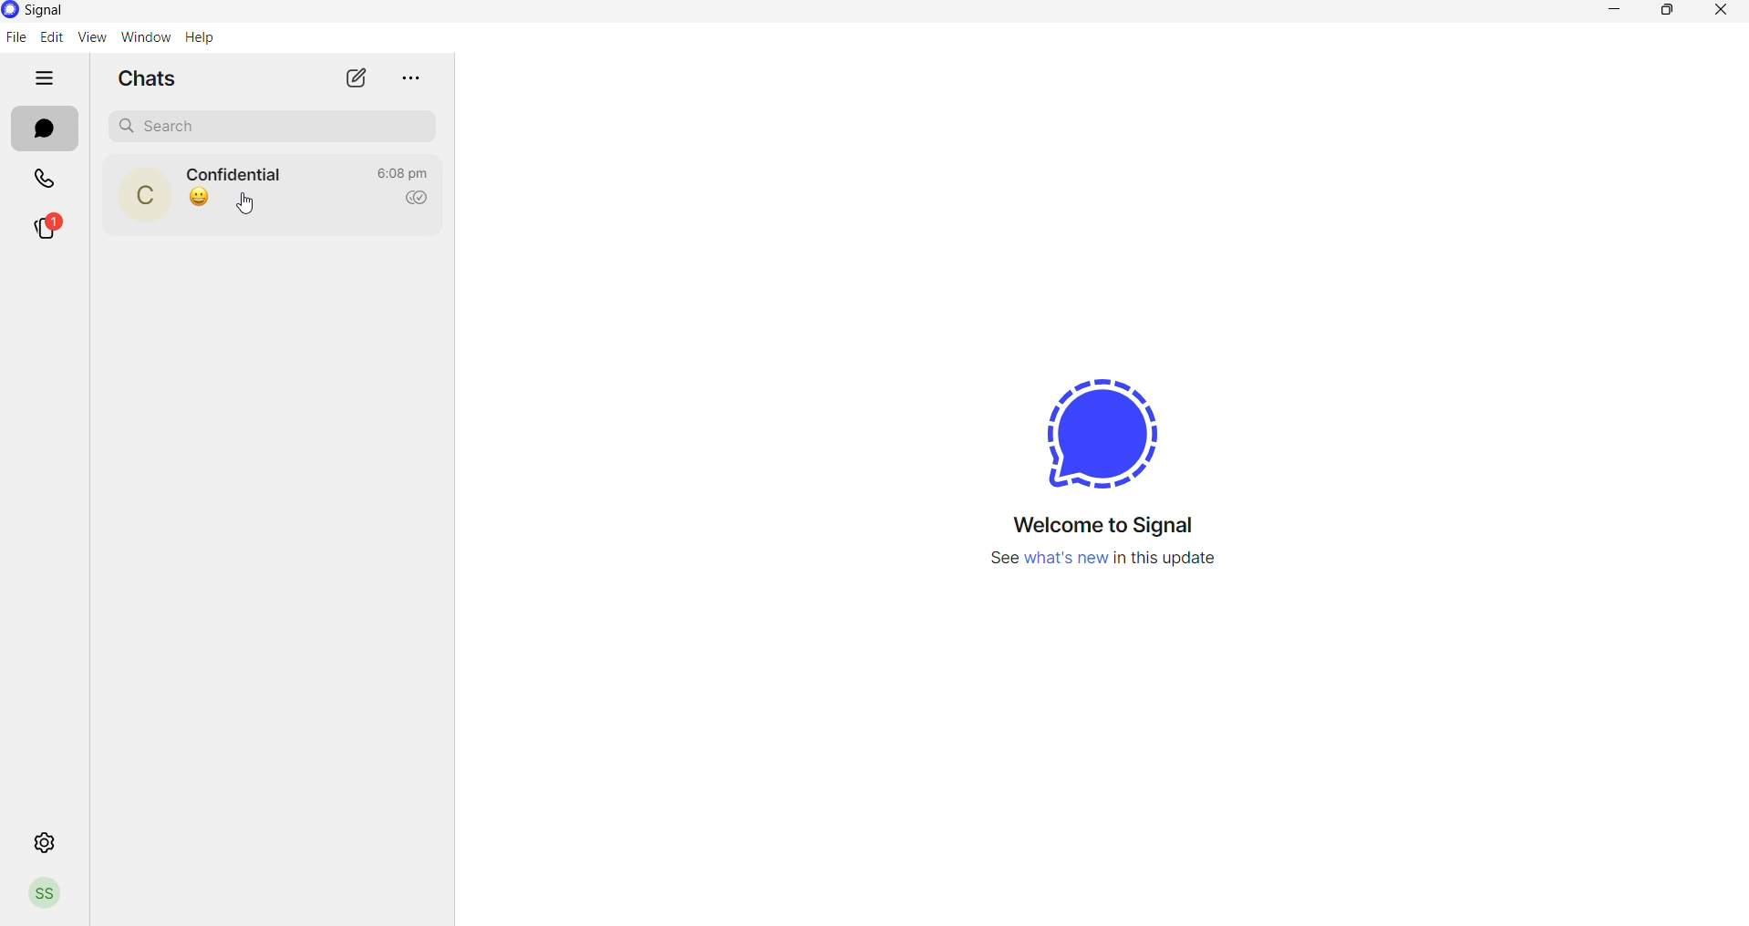  I want to click on stories, so click(47, 225).